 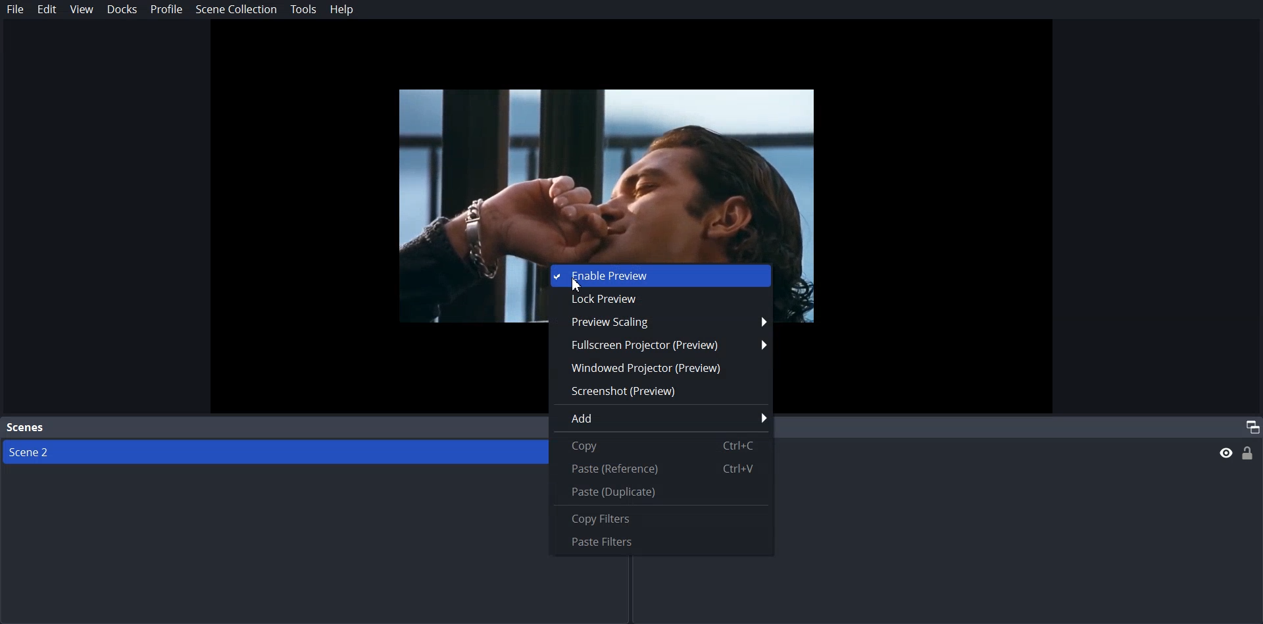 What do you see at coordinates (33, 452) in the screenshot?
I see `scene2` at bounding box center [33, 452].